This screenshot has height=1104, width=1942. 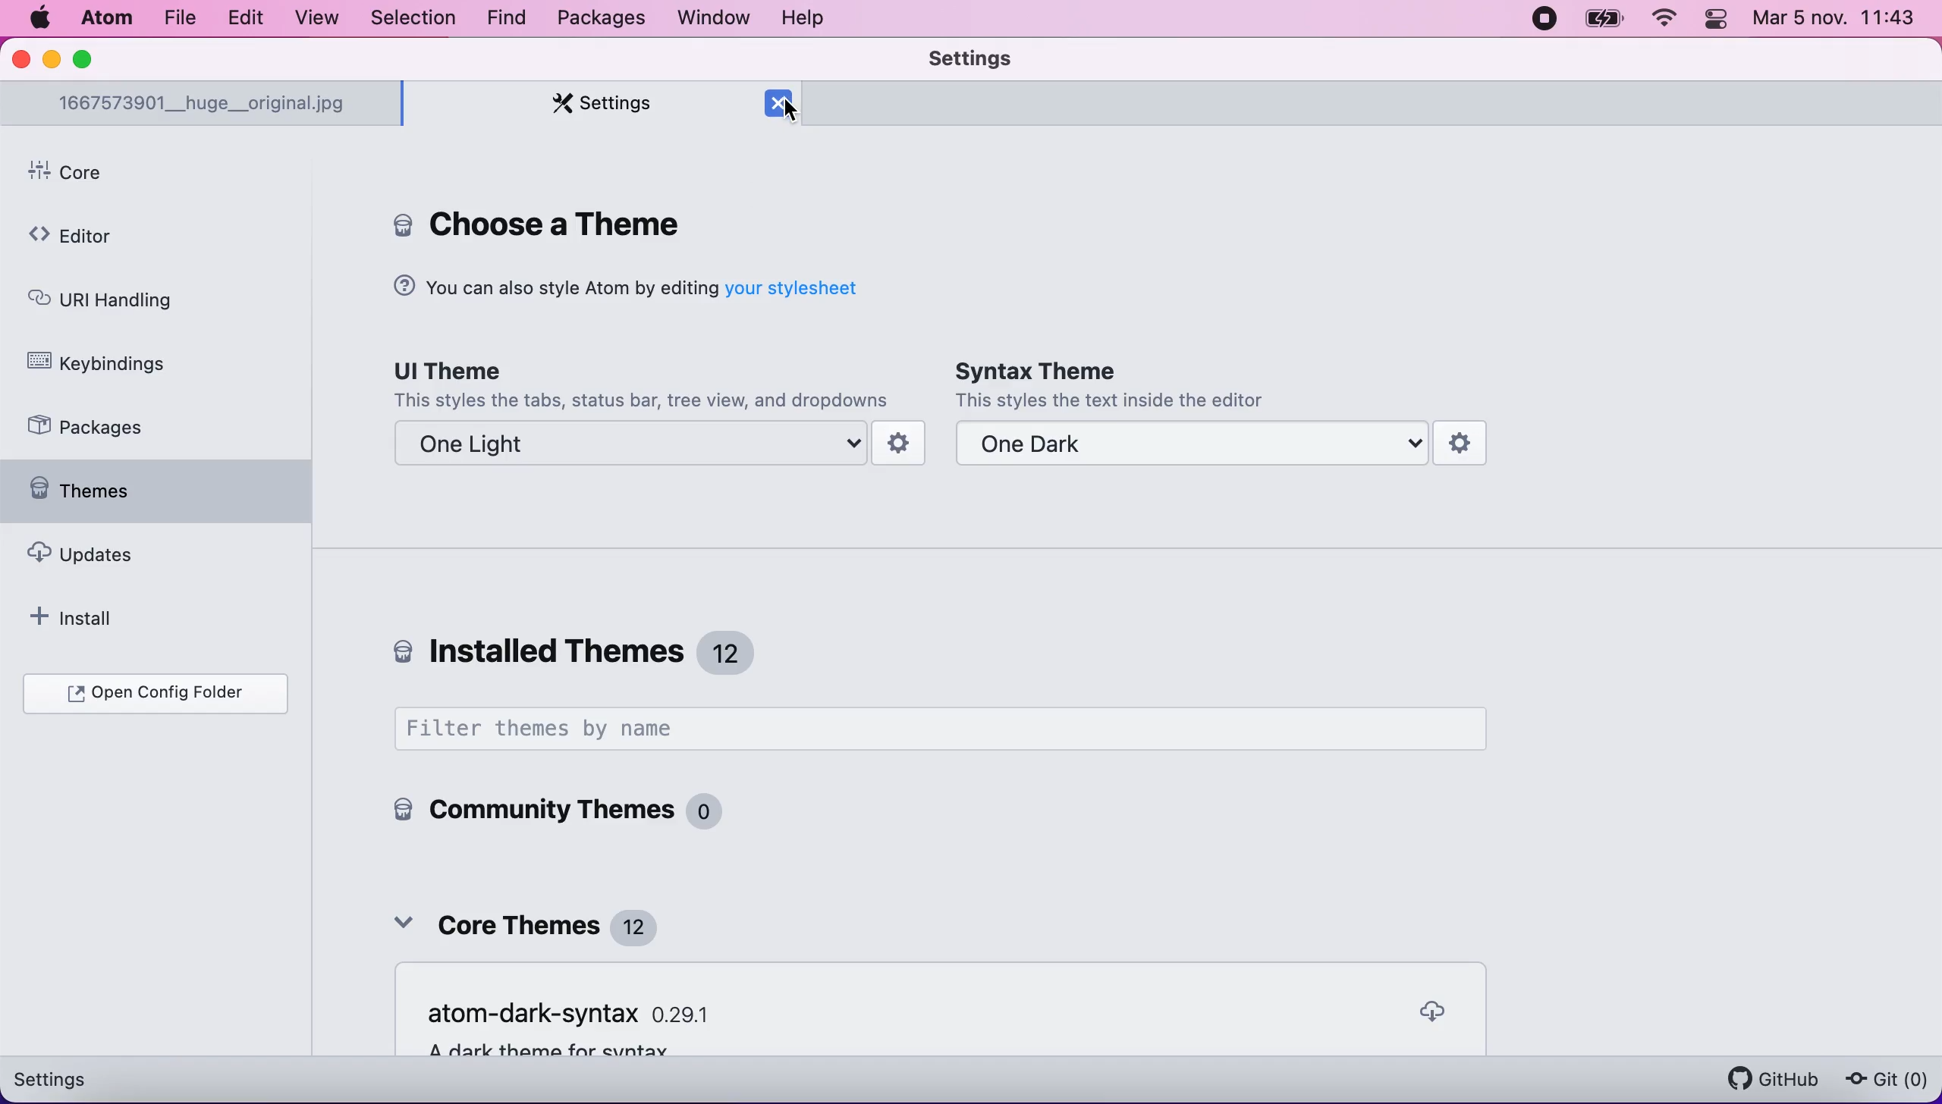 I want to click on updates, so click(x=129, y=561).